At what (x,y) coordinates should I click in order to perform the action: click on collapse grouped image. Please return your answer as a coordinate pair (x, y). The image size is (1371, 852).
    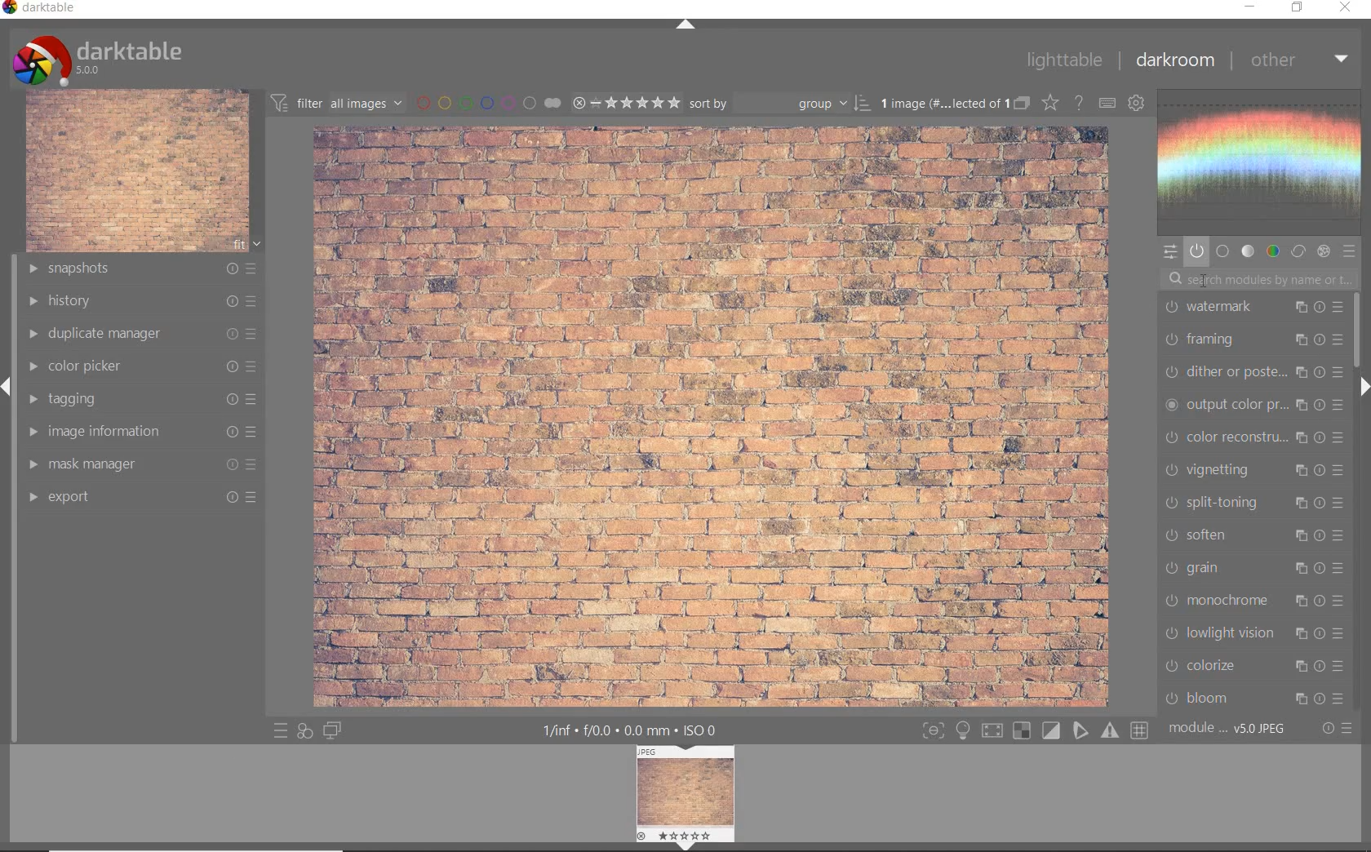
    Looking at the image, I should click on (1021, 104).